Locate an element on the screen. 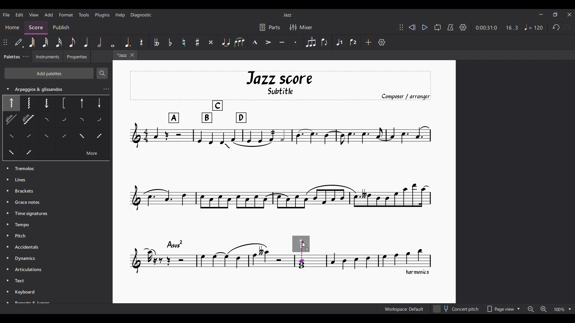 The height and width of the screenshot is (323, 575). Collapse is located at coordinates (8, 89).